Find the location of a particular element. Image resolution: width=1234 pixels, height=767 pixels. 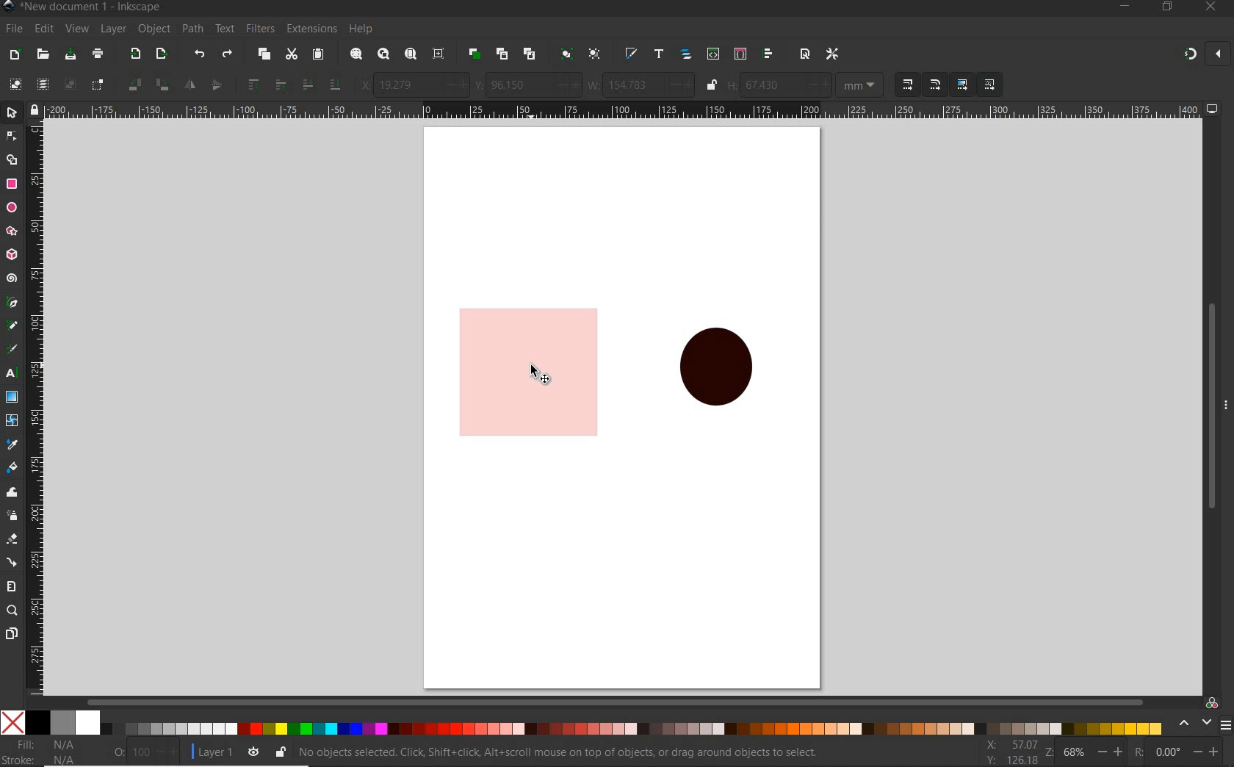

zoom drawing is located at coordinates (384, 54).